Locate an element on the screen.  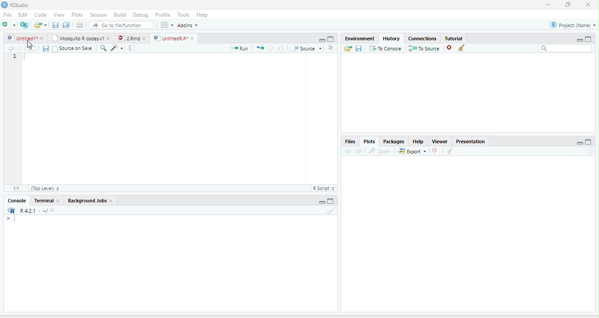
Source on Save is located at coordinates (72, 48).